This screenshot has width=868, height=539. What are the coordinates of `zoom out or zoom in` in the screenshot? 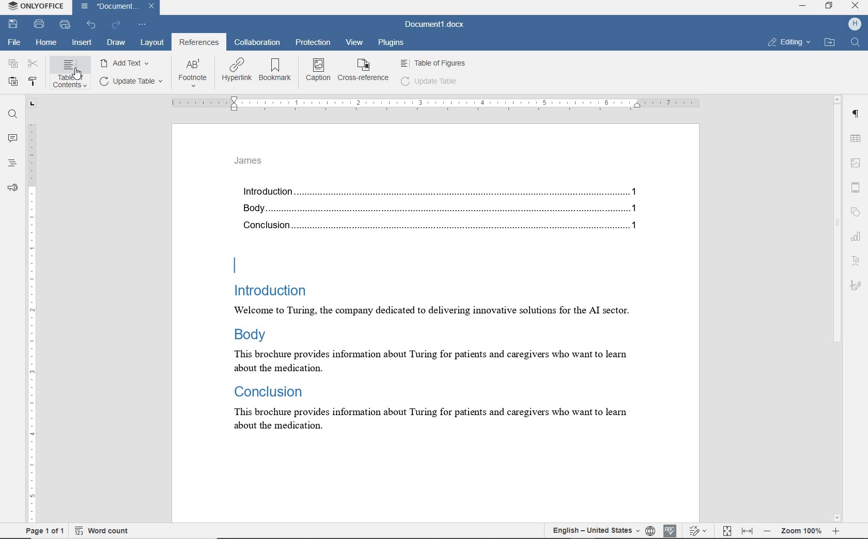 It's located at (800, 530).